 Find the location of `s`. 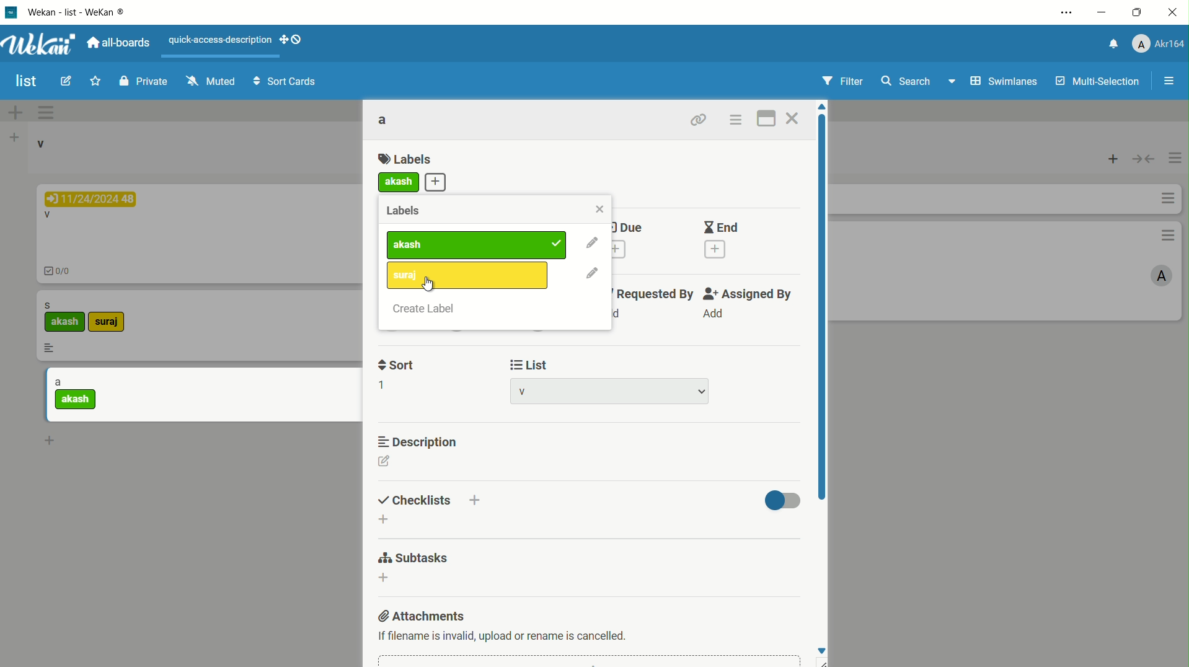

s is located at coordinates (54, 304).